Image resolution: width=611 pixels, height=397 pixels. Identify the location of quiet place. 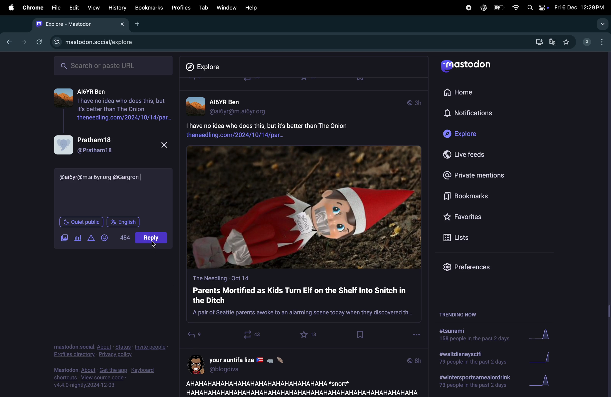
(81, 221).